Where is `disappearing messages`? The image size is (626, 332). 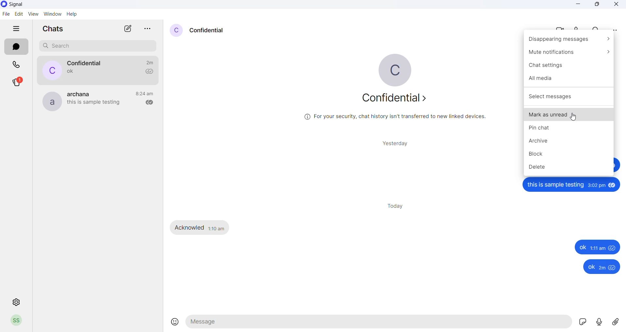 disappearing messages is located at coordinates (570, 40).